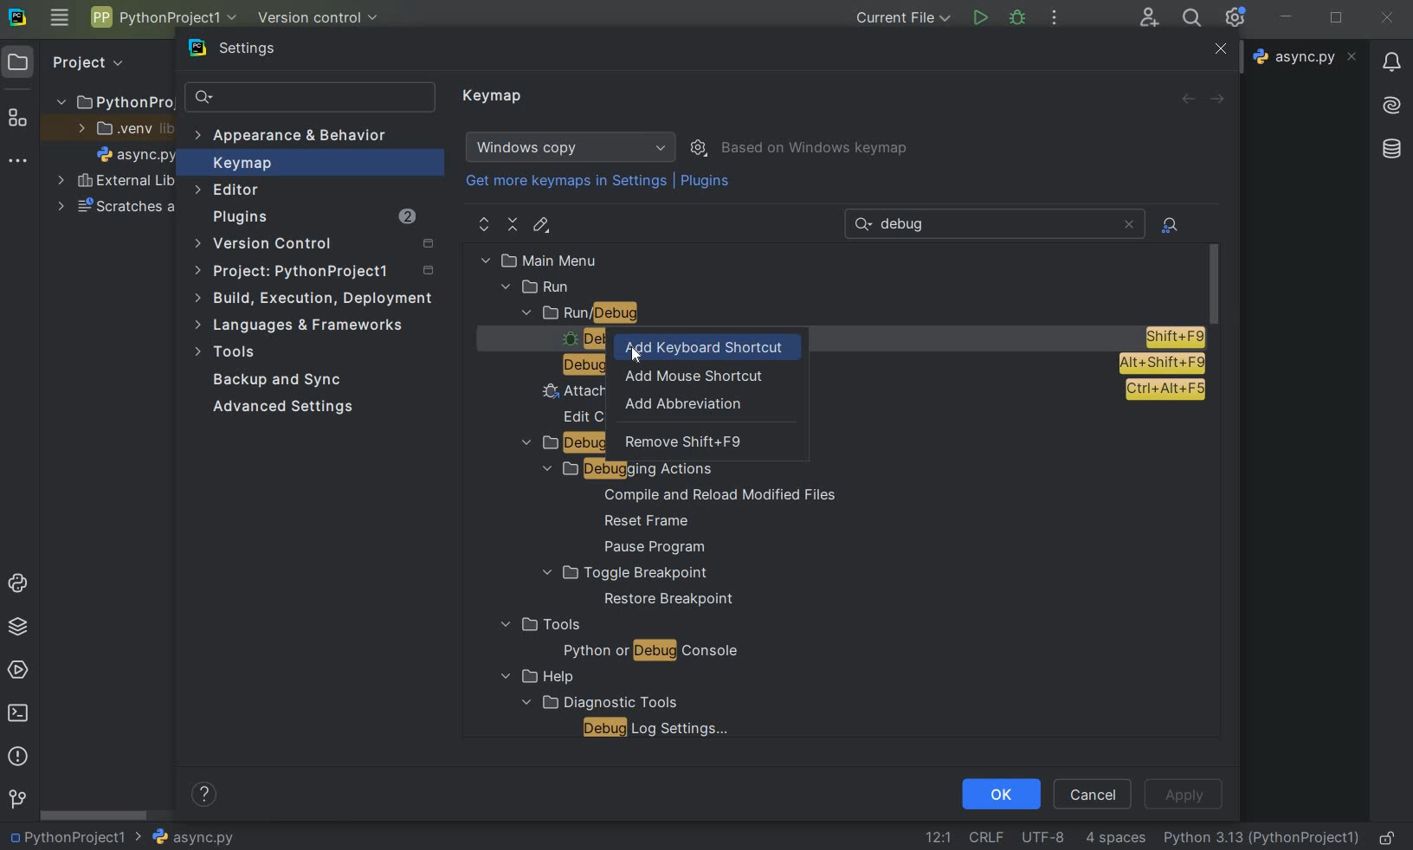 The width and height of the screenshot is (1413, 850). Describe the element at coordinates (1287, 16) in the screenshot. I see `minimize` at that location.